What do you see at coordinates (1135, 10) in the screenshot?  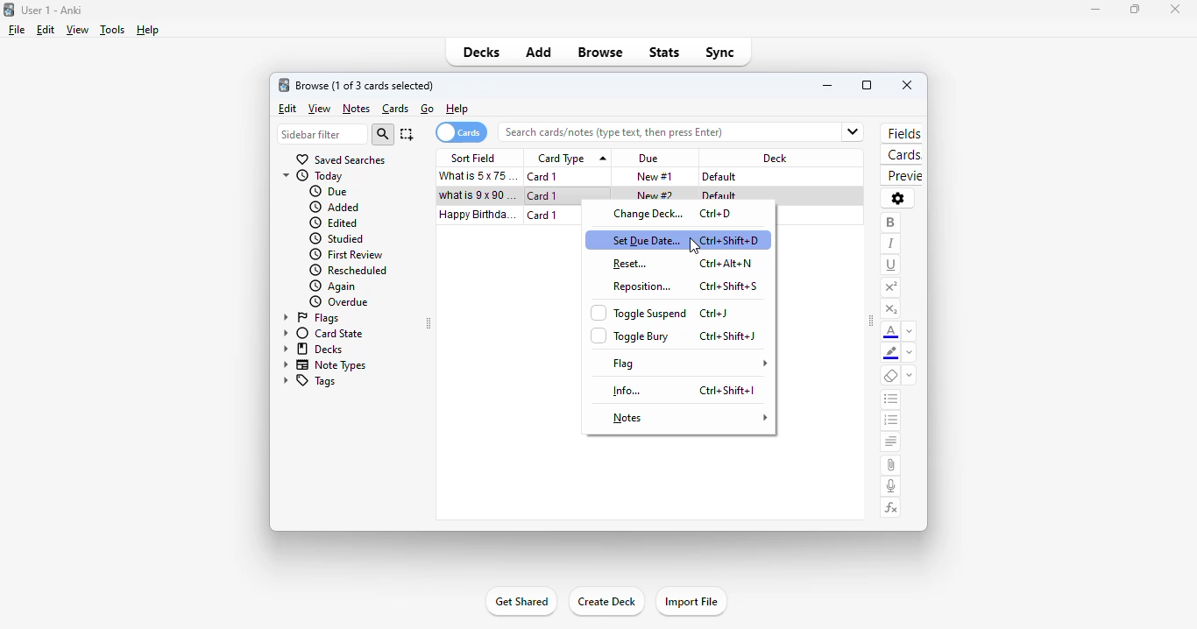 I see `maximize` at bounding box center [1135, 10].